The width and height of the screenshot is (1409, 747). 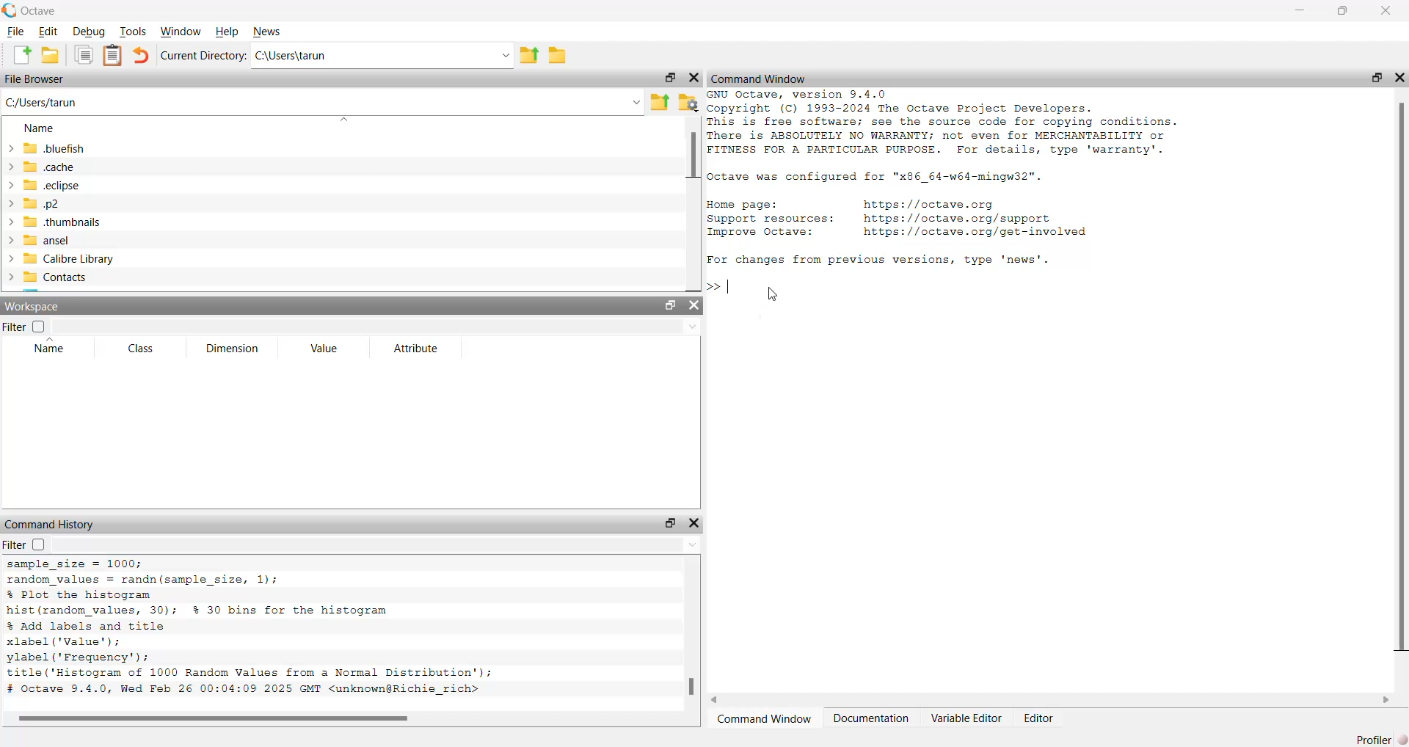 What do you see at coordinates (503, 57) in the screenshot?
I see `dropdown` at bounding box center [503, 57].